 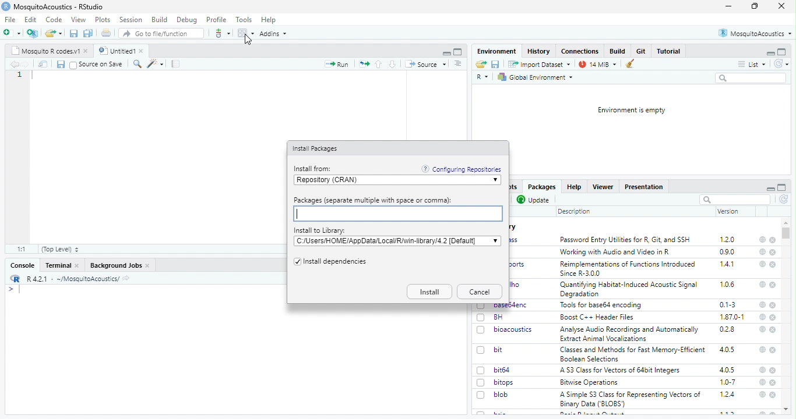 I want to click on Plots, so click(x=104, y=20).